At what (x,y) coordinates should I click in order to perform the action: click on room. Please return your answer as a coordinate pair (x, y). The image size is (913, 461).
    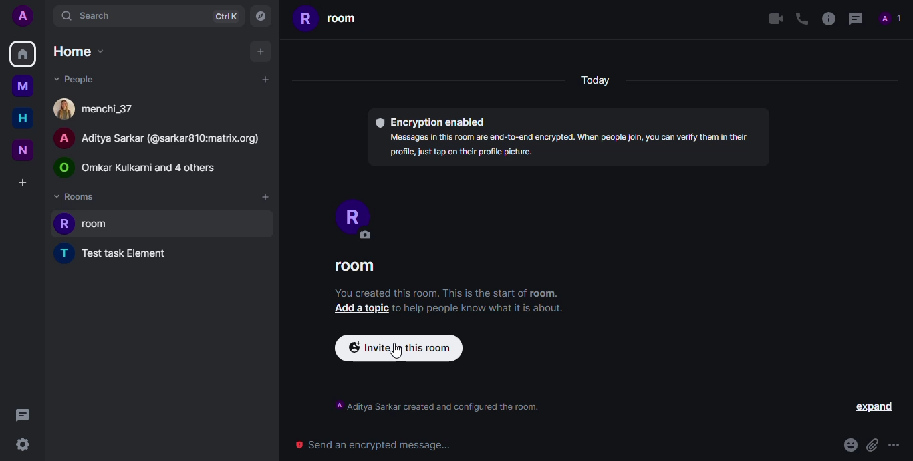
    Looking at the image, I should click on (355, 266).